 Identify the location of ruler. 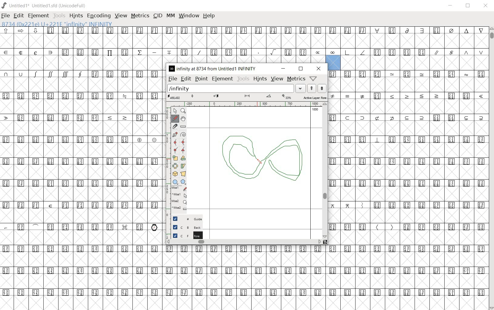
(246, 104).